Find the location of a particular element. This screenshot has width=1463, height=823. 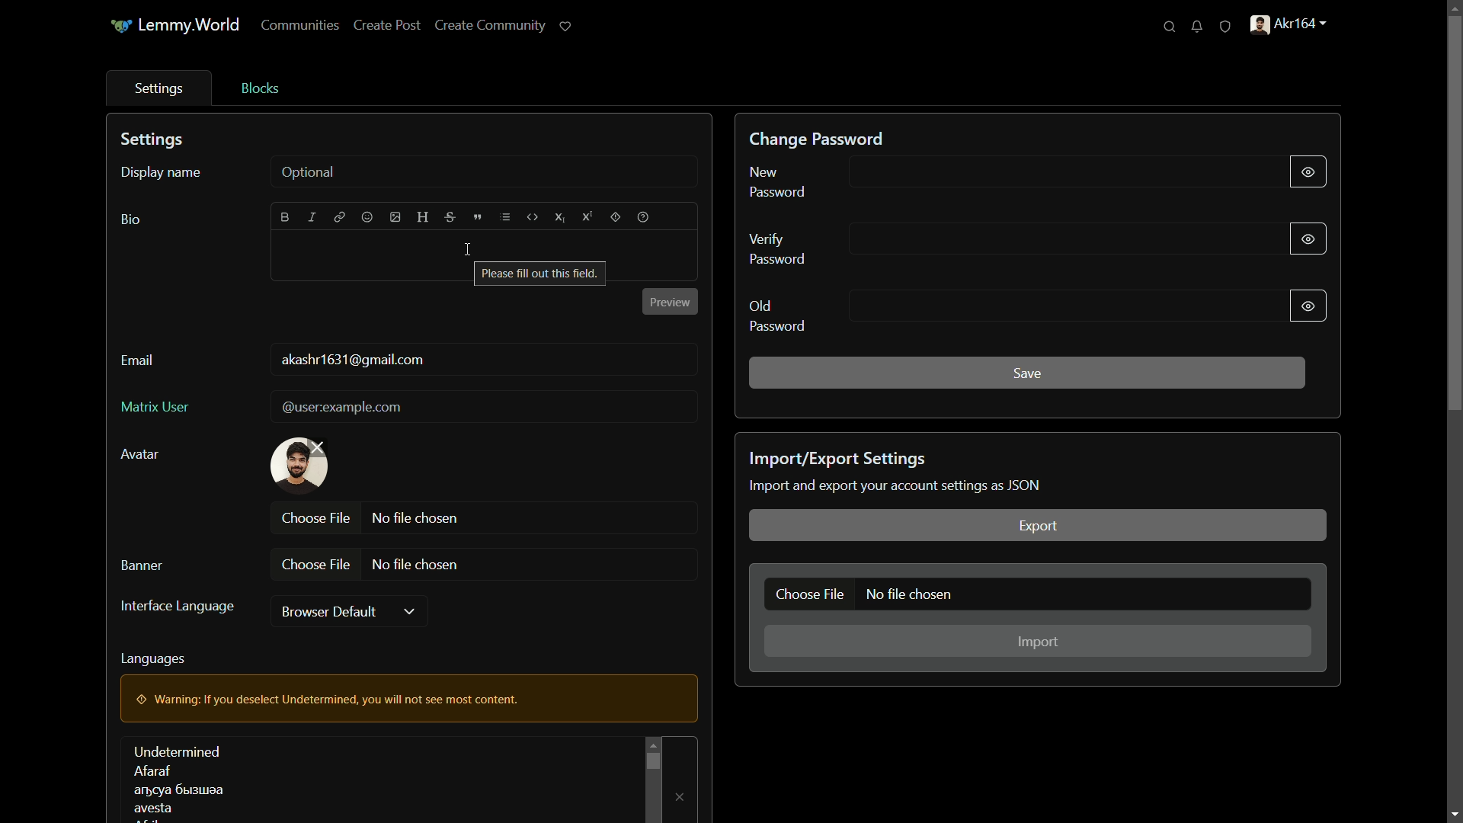

link is located at coordinates (341, 216).